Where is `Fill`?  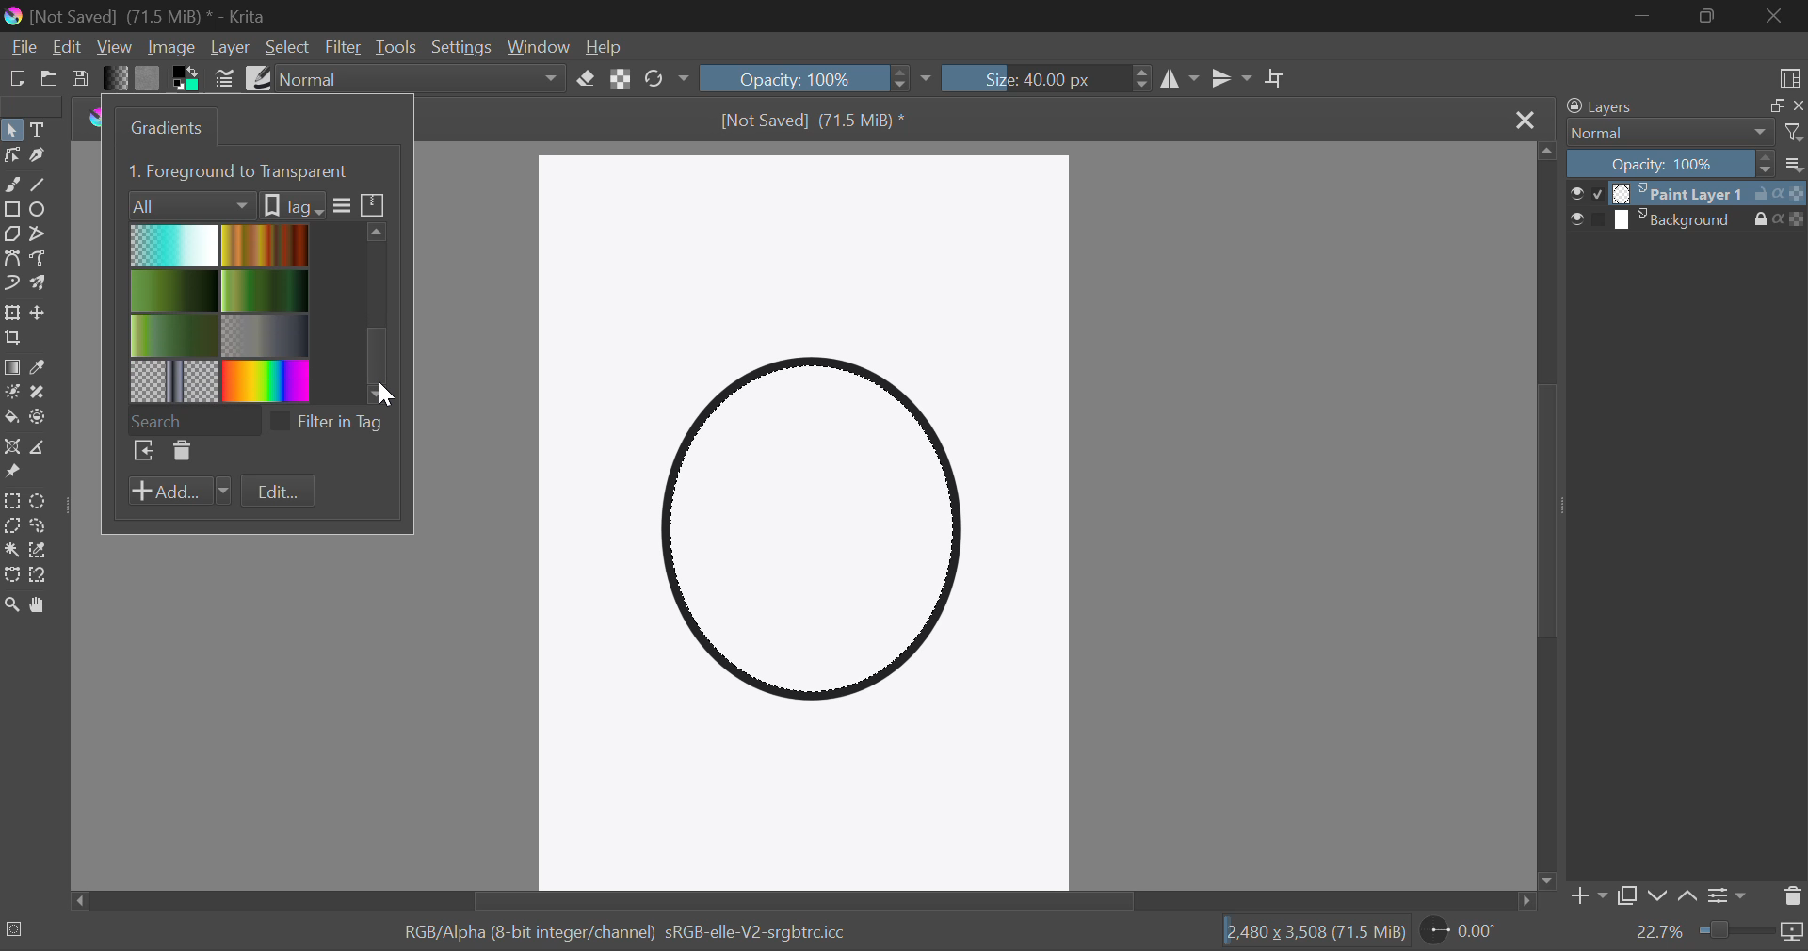 Fill is located at coordinates (12, 419).